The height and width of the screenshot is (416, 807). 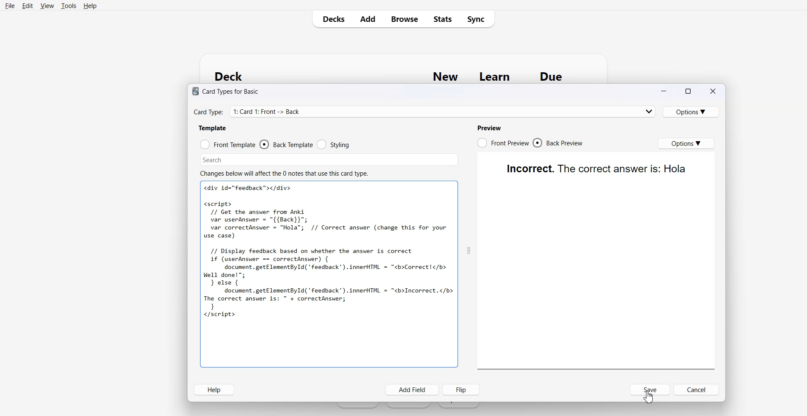 I want to click on Front template, so click(x=231, y=145).